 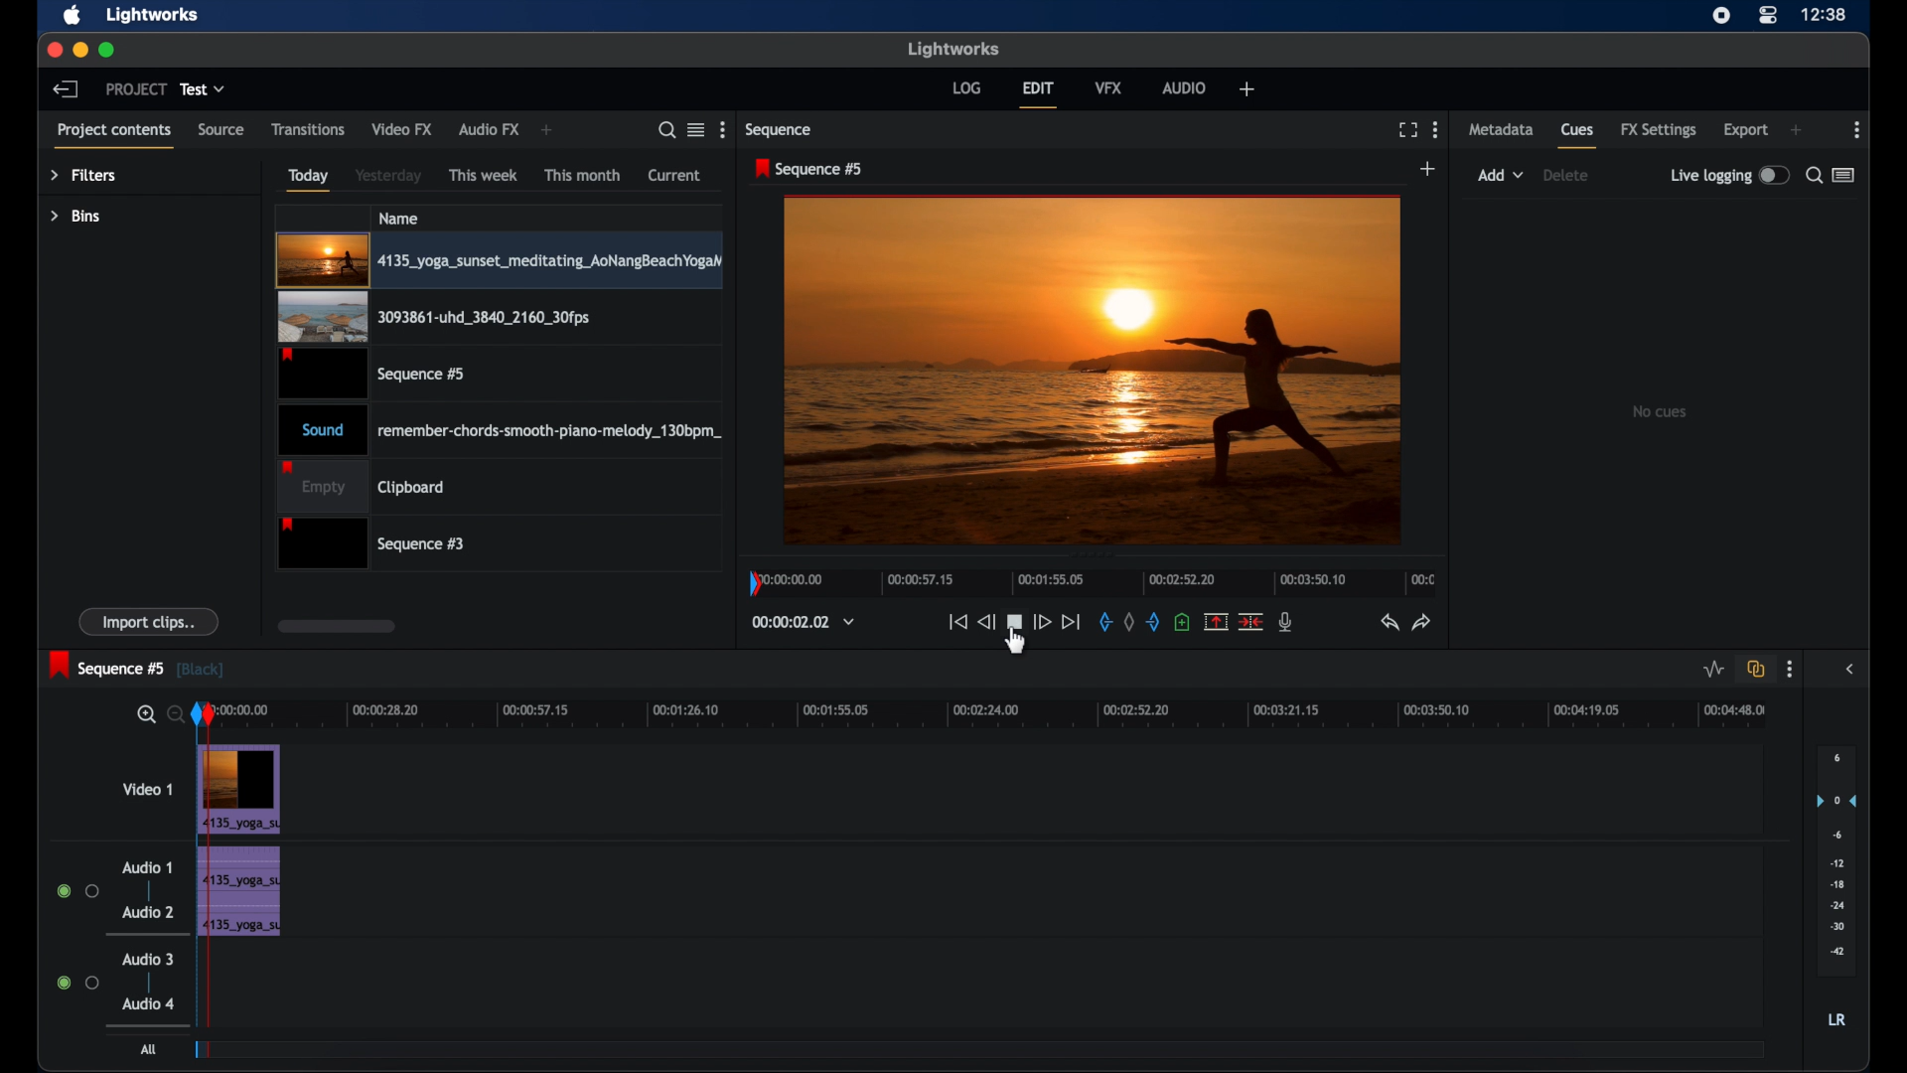 I want to click on video 1, so click(x=149, y=790).